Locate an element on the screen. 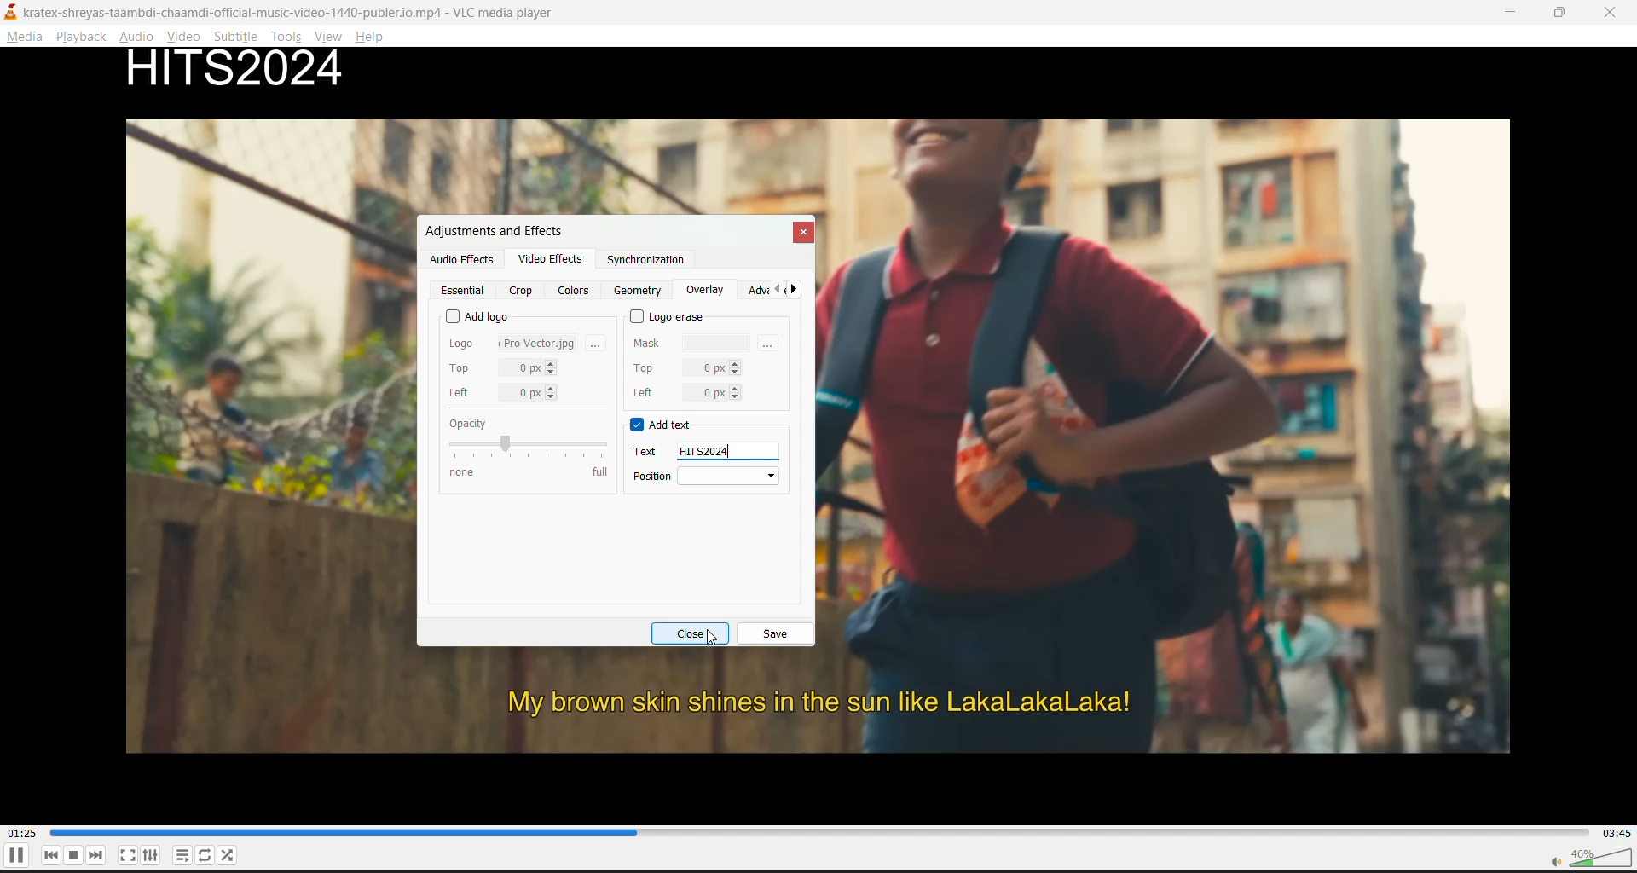 The width and height of the screenshot is (1637, 873). playback is located at coordinates (81, 37).